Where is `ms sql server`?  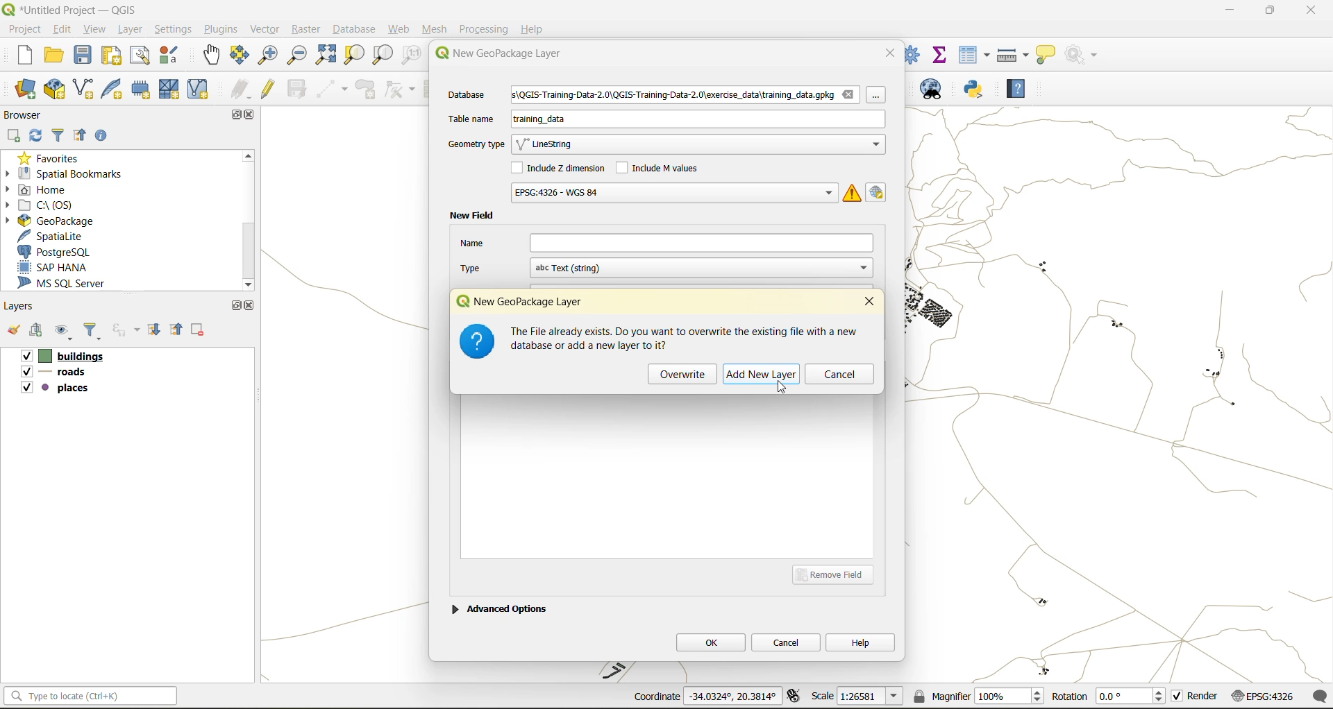 ms sql server is located at coordinates (71, 285).